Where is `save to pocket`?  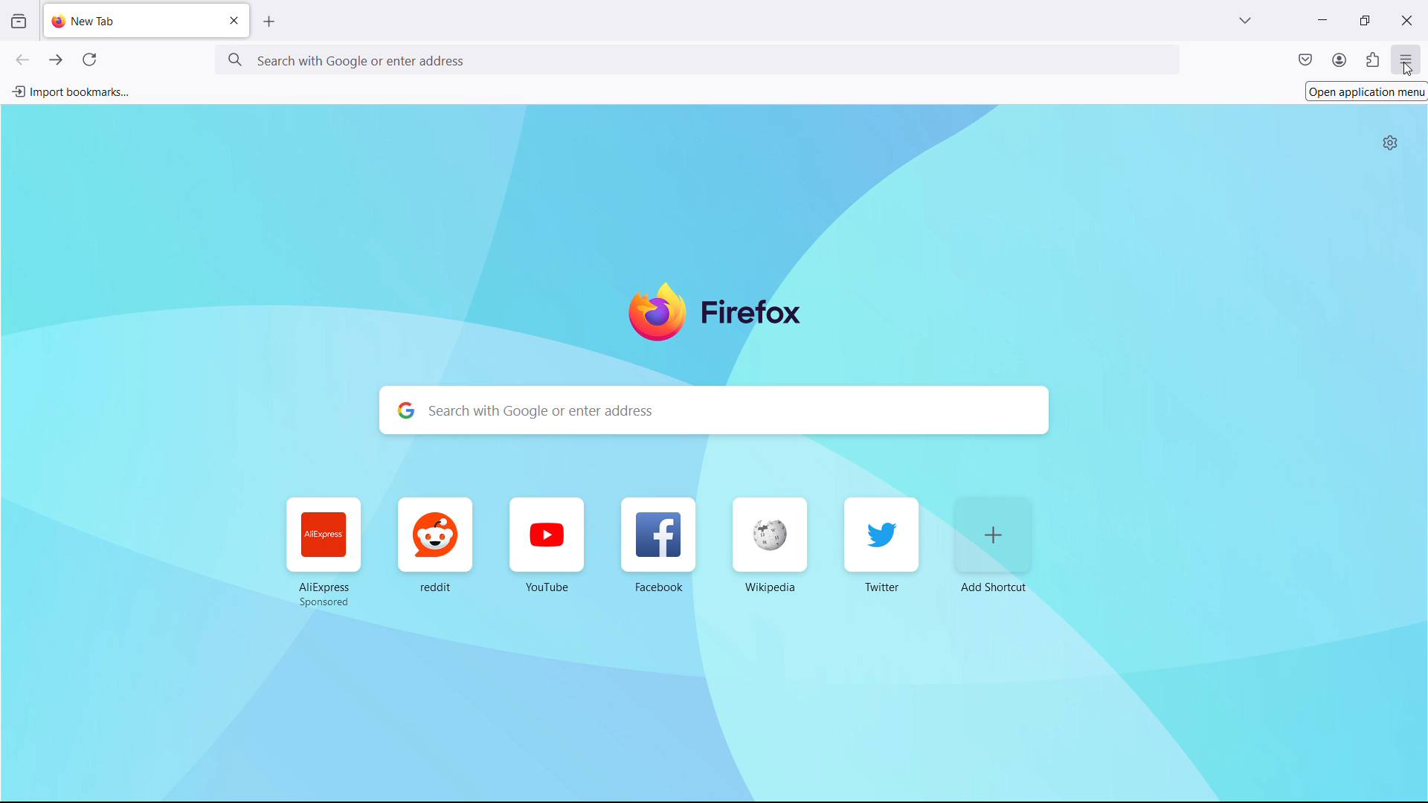 save to pocket is located at coordinates (1305, 59).